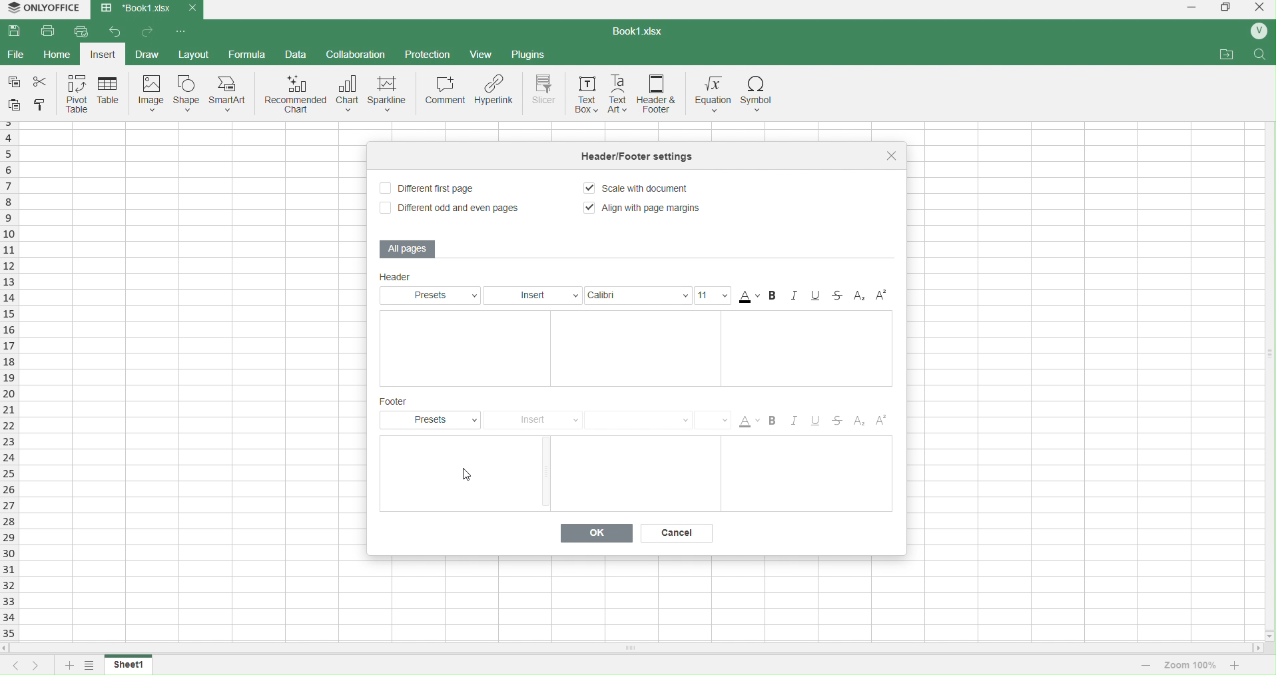  What do you see at coordinates (149, 94) in the screenshot?
I see `image` at bounding box center [149, 94].